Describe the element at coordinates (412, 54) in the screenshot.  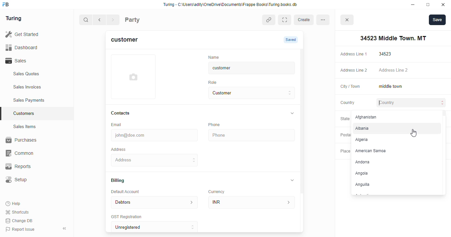
I see `34523` at that location.